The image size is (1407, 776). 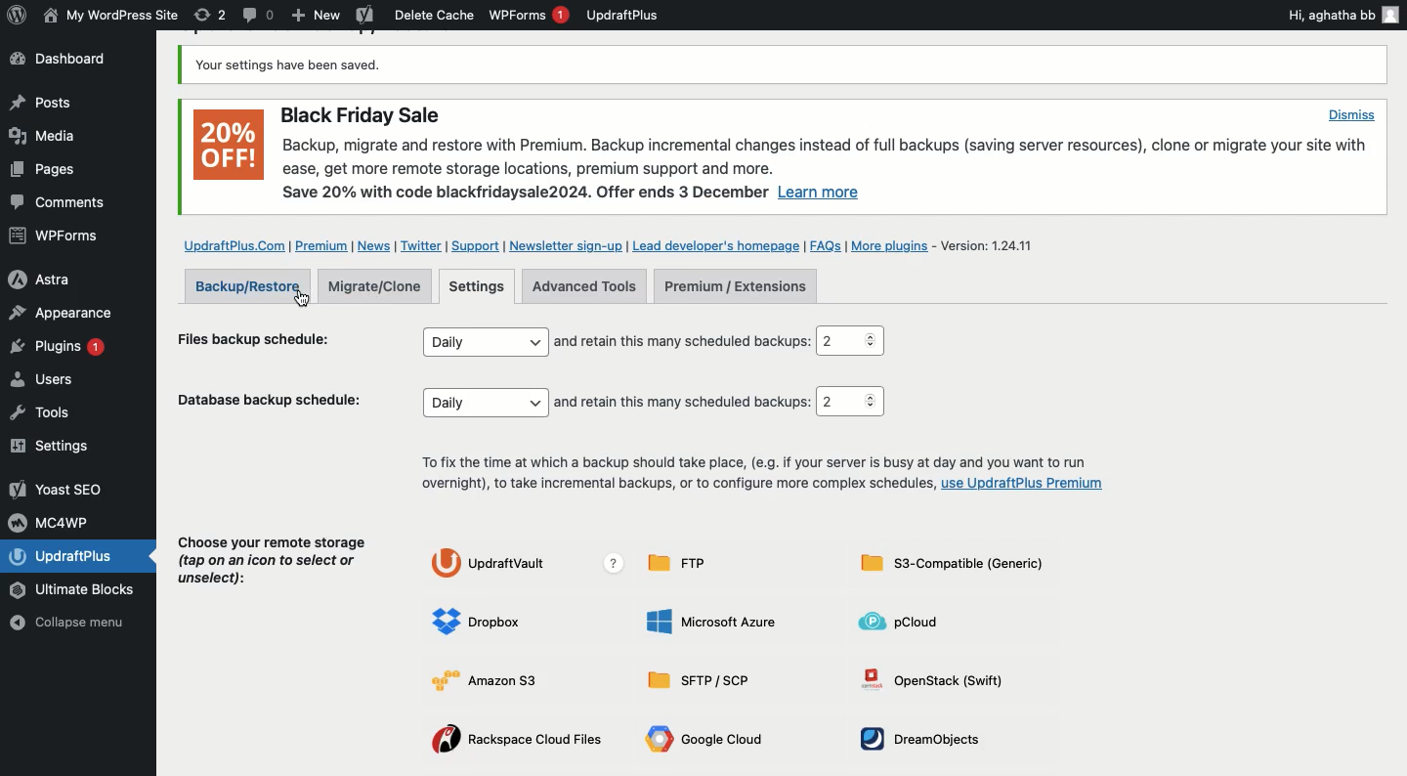 I want to click on 20% OFF, so click(x=230, y=145).